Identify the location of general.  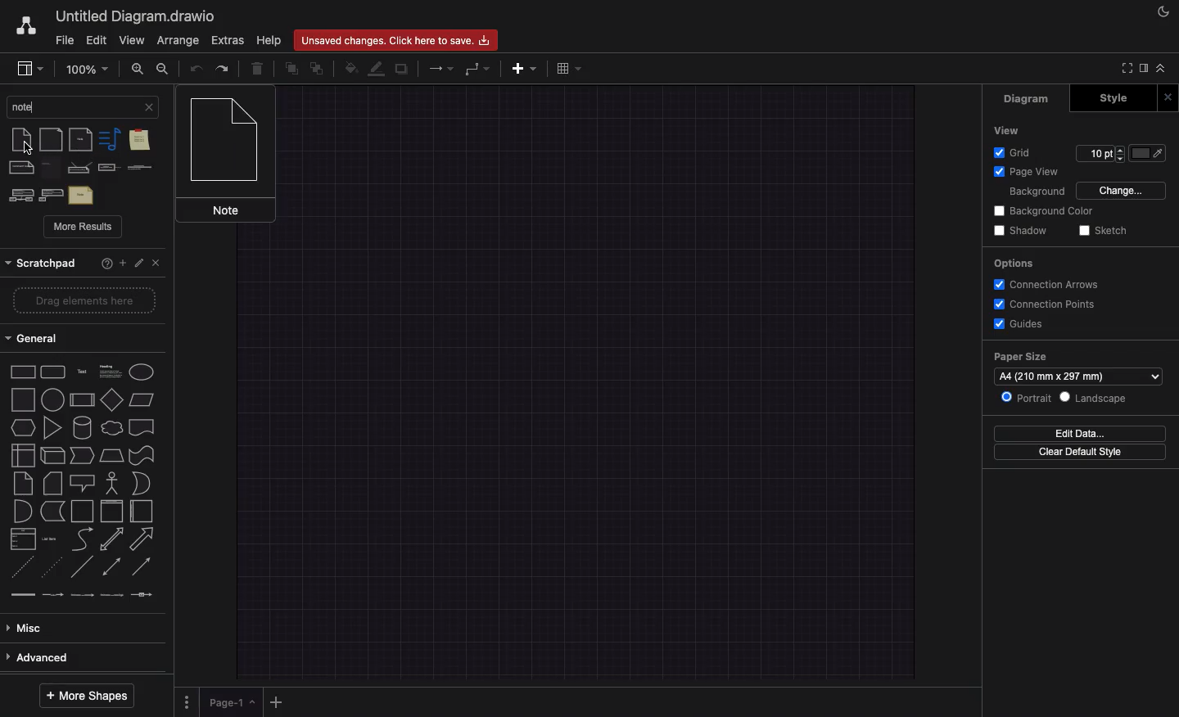
(77, 336).